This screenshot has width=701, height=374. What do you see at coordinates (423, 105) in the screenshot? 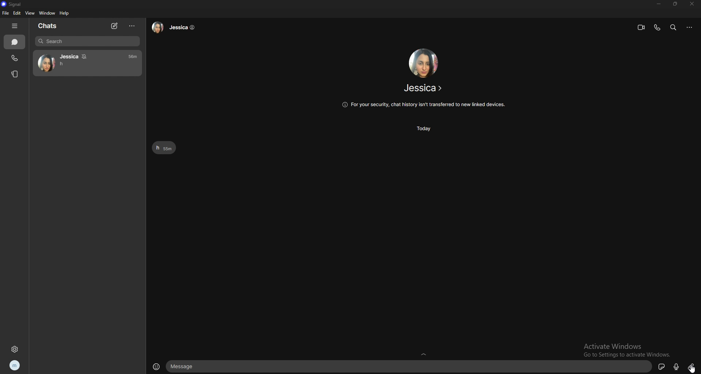
I see `info` at bounding box center [423, 105].